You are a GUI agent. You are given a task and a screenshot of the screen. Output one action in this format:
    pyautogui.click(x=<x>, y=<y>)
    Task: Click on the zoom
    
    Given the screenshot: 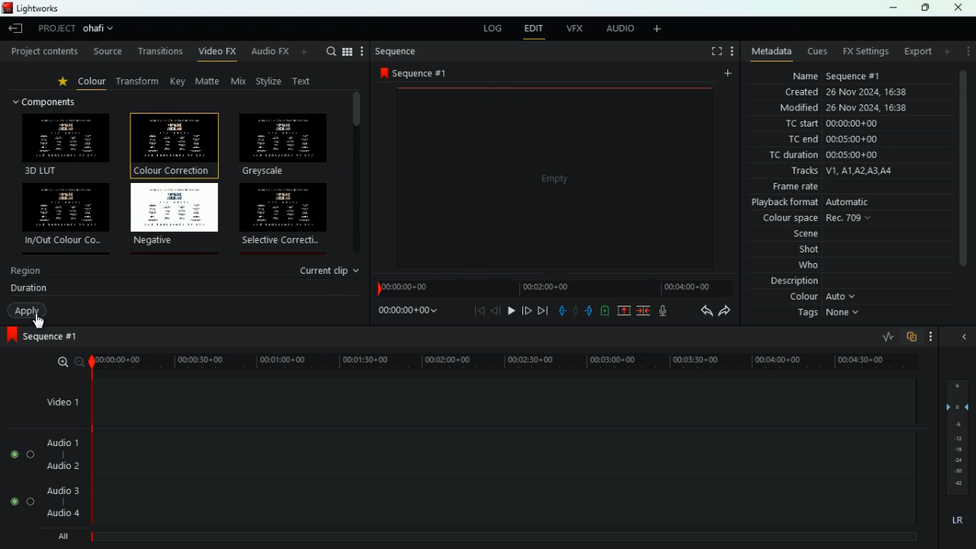 What is the action you would take?
    pyautogui.click(x=59, y=362)
    